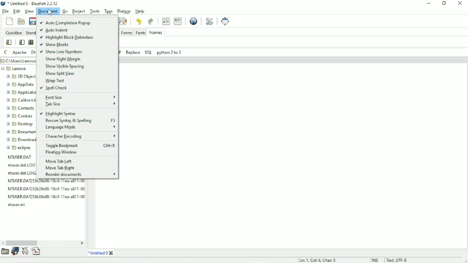  I want to click on Indent, so click(178, 21).